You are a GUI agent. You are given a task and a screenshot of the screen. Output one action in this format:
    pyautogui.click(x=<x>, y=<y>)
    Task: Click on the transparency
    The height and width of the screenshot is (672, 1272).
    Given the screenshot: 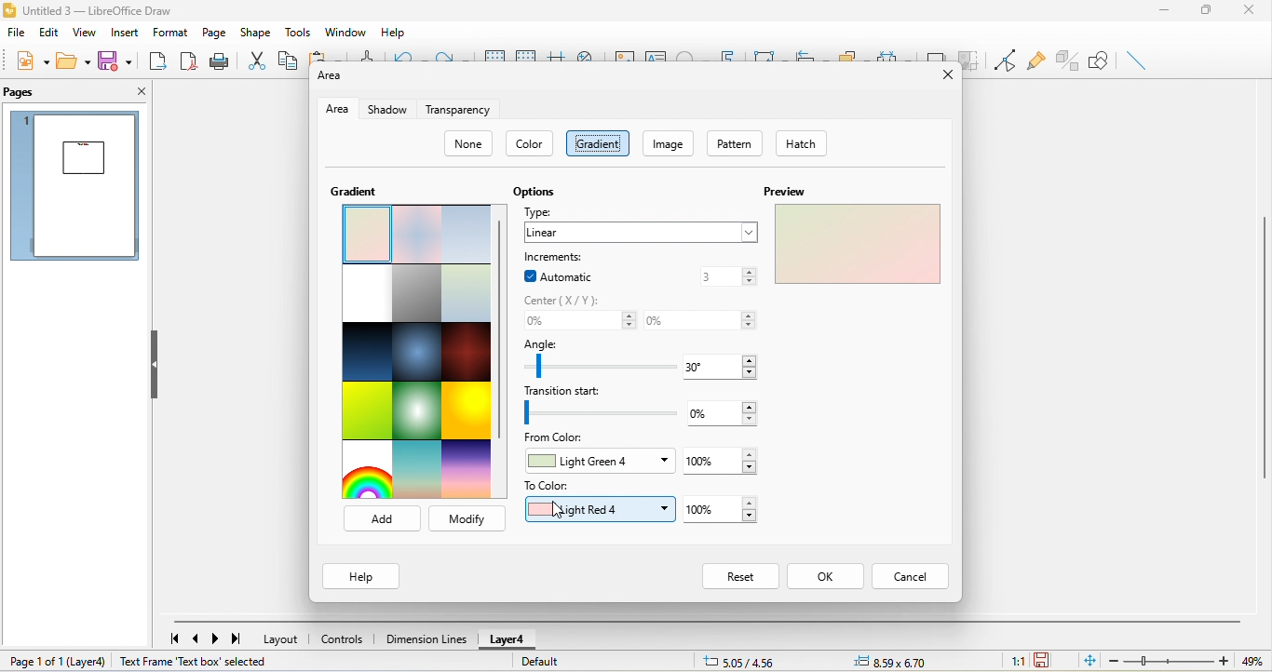 What is the action you would take?
    pyautogui.click(x=462, y=109)
    